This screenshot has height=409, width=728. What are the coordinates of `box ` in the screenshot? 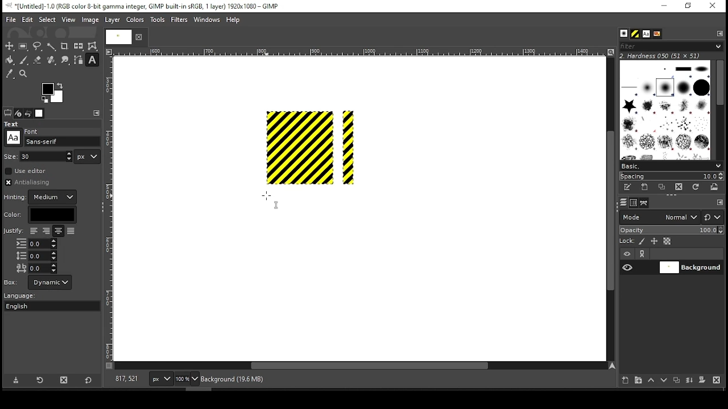 It's located at (50, 282).